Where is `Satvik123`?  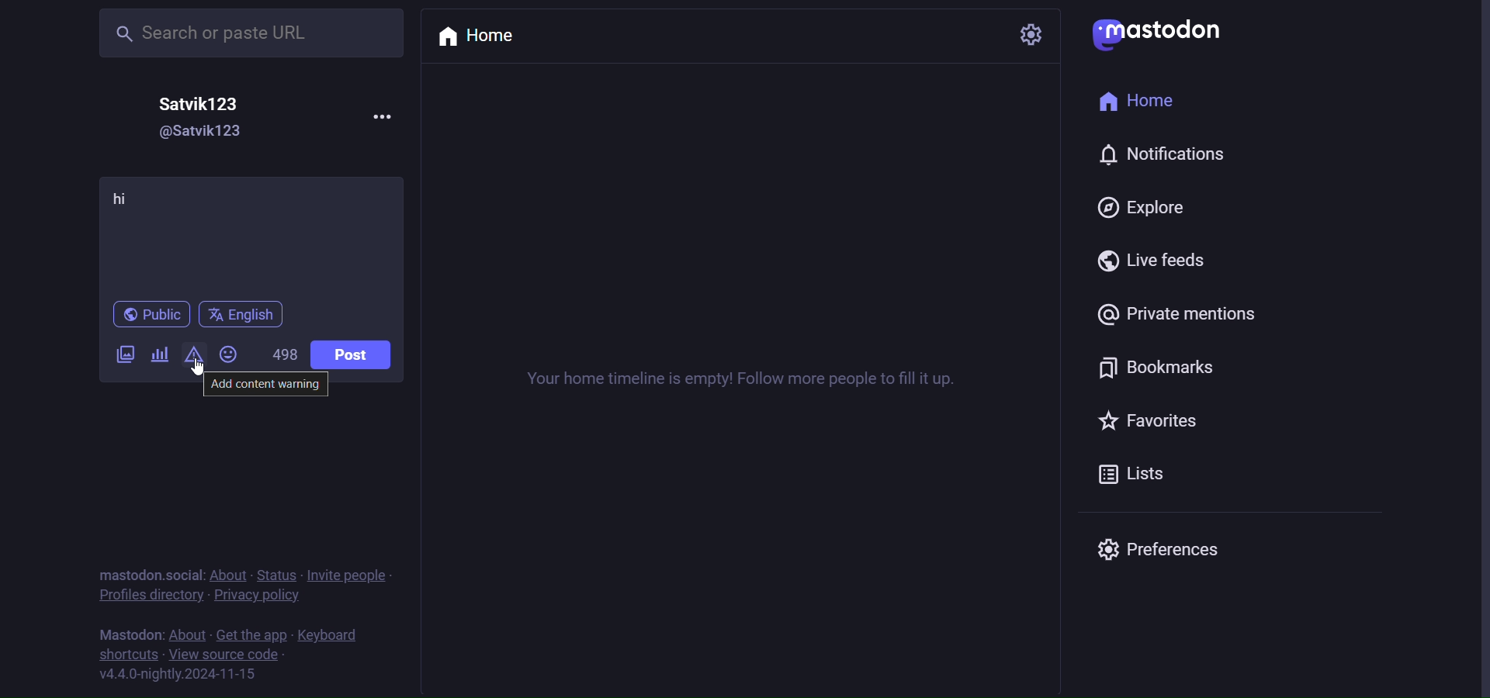
Satvik123 is located at coordinates (206, 102).